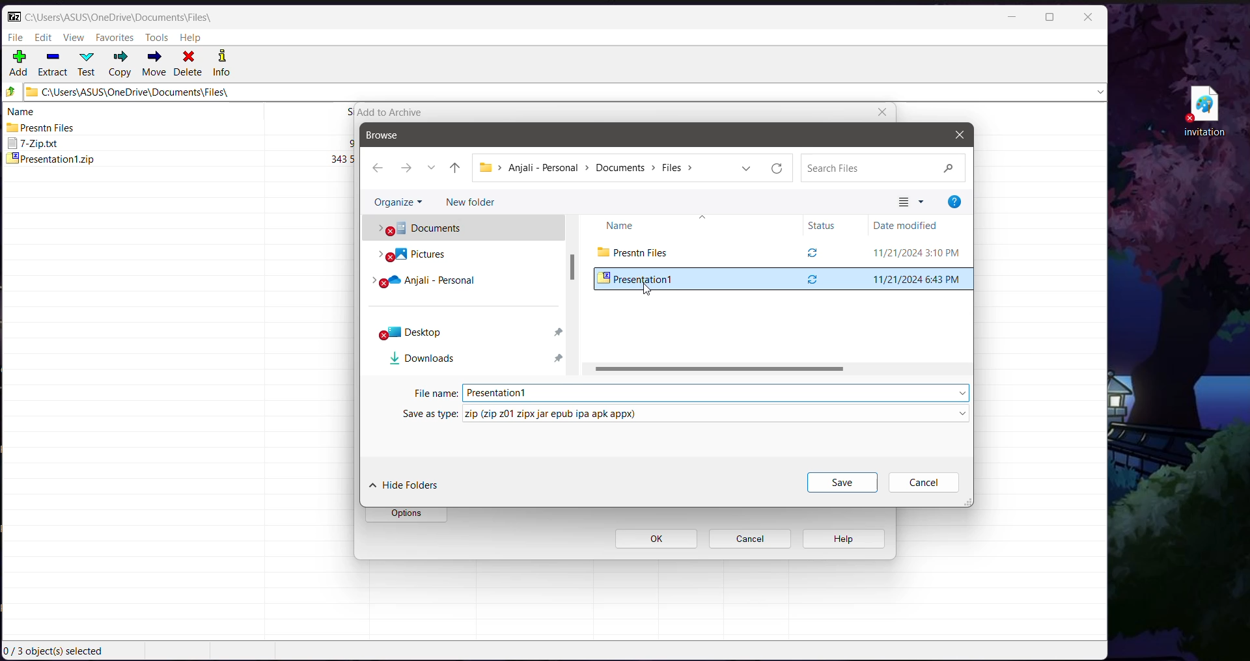 Image resolution: width=1250 pixels, height=661 pixels. I want to click on Move, so click(153, 64).